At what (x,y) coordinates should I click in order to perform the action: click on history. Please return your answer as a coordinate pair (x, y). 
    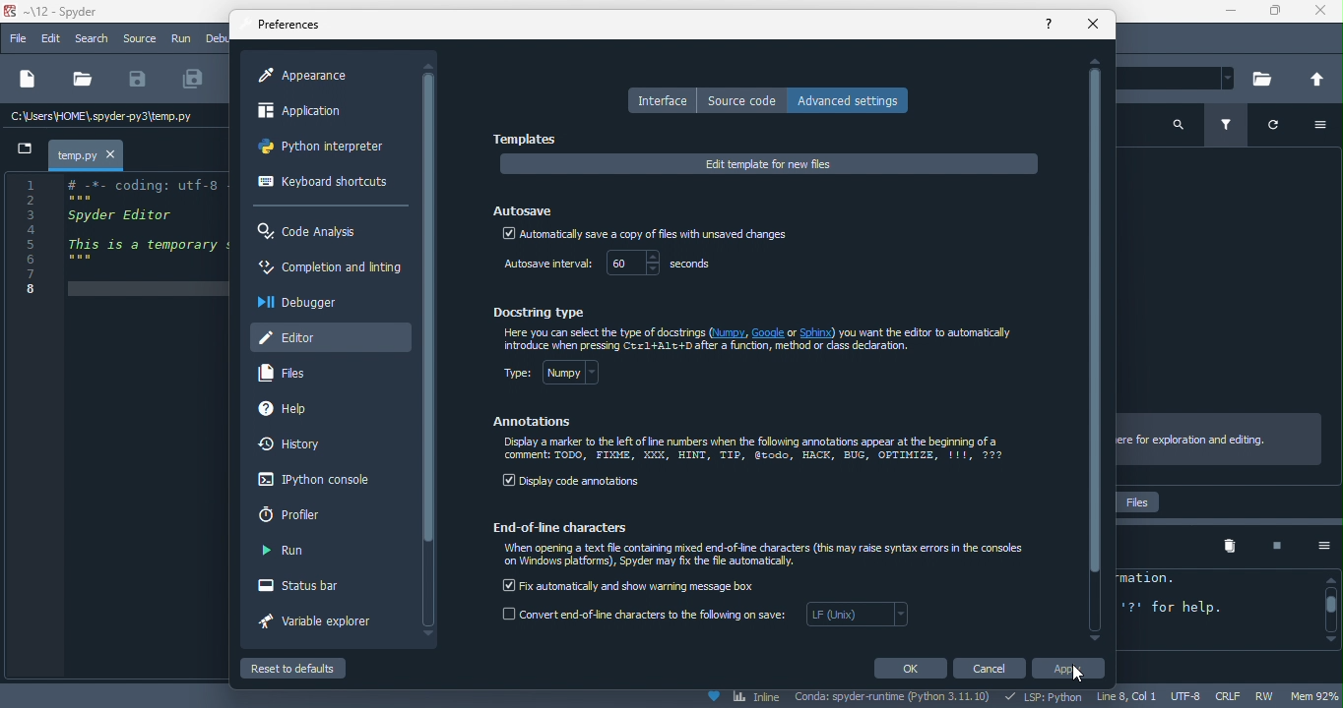
    Looking at the image, I should click on (296, 445).